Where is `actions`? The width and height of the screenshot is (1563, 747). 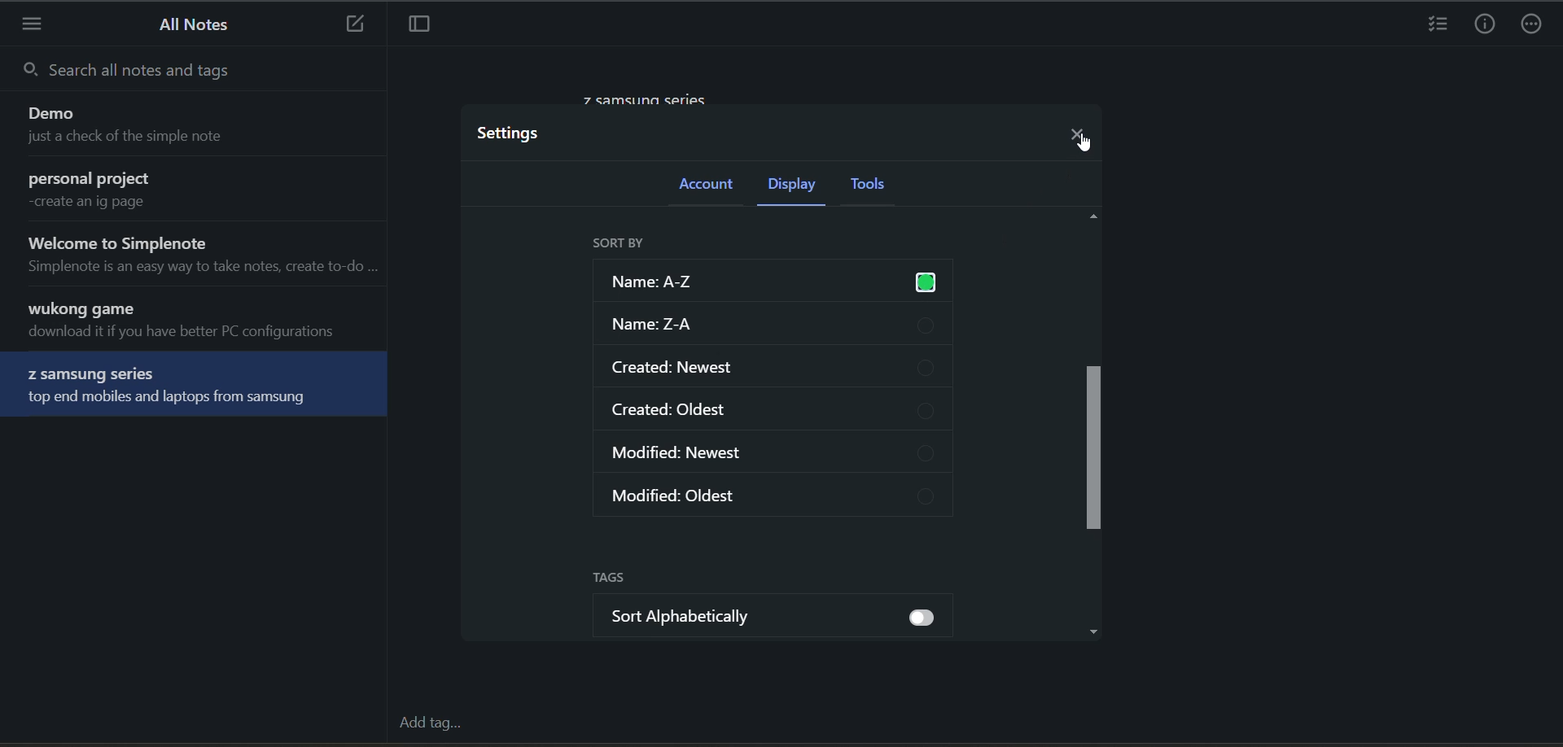
actions is located at coordinates (1535, 24).